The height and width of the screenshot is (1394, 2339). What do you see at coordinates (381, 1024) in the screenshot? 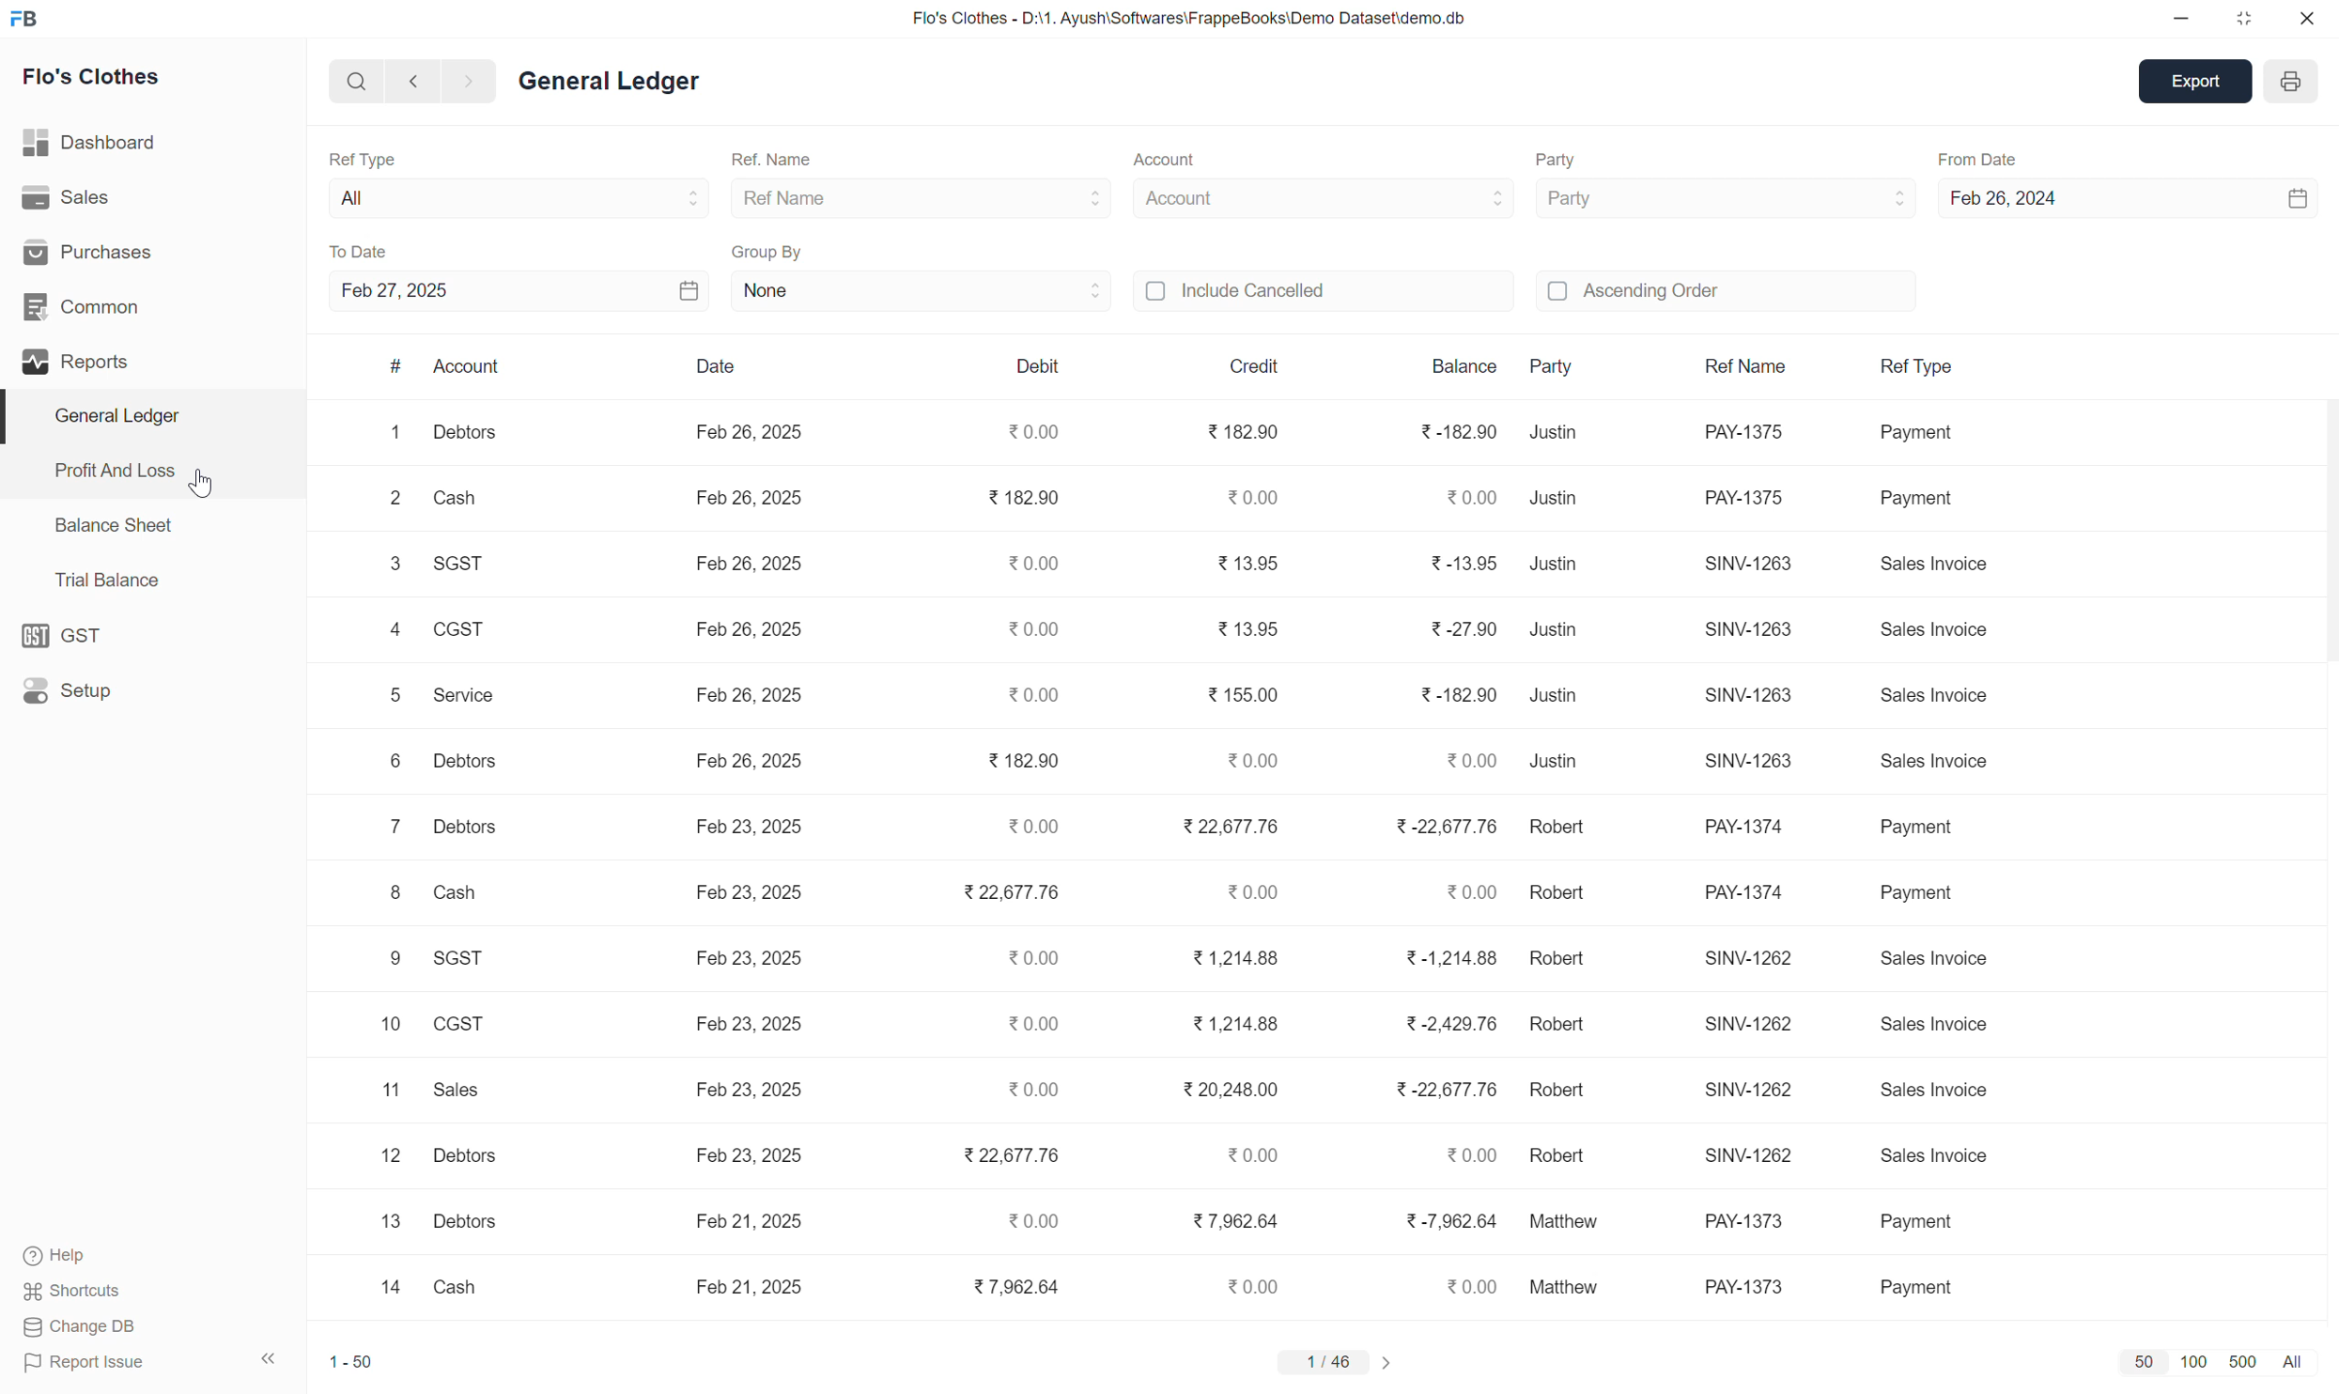
I see `10` at bounding box center [381, 1024].